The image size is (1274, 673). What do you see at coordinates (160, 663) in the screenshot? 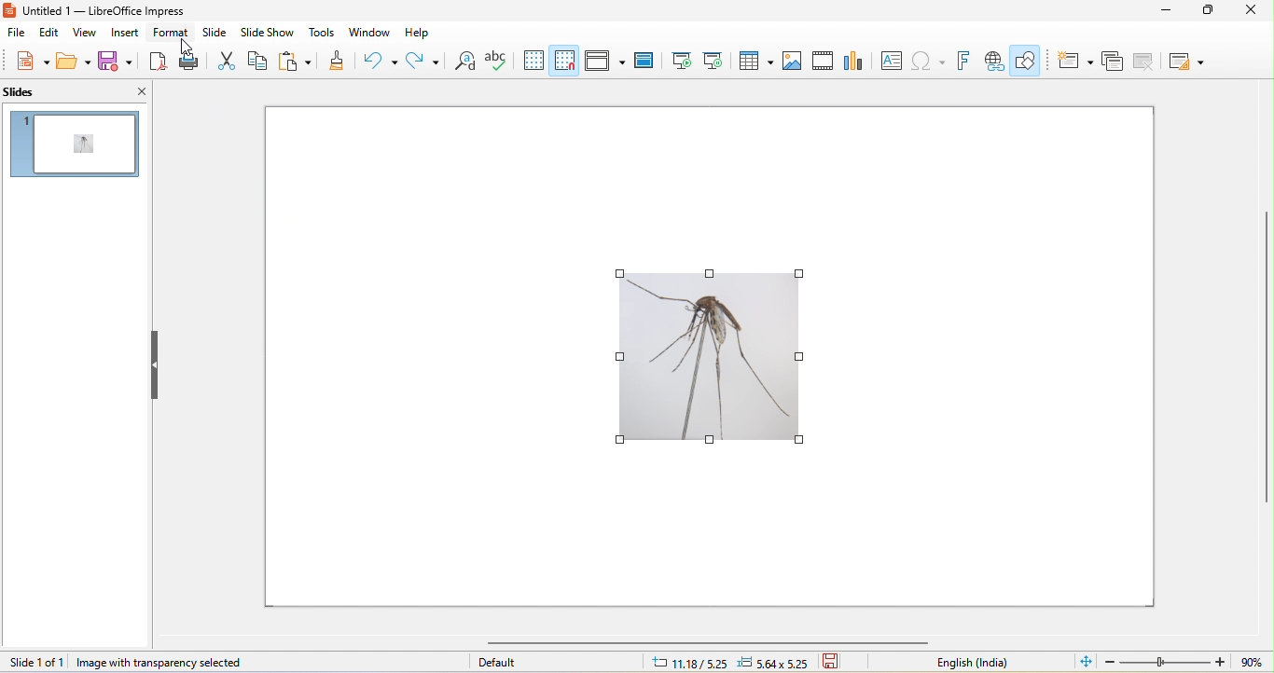
I see `image with transparency selected` at bounding box center [160, 663].